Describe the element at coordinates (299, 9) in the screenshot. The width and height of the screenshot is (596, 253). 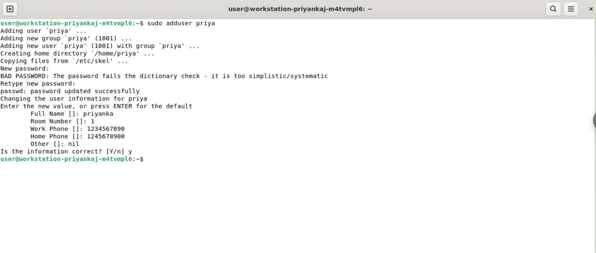
I see `user@workstation-priyankaj-m4tvmpl6:~` at that location.